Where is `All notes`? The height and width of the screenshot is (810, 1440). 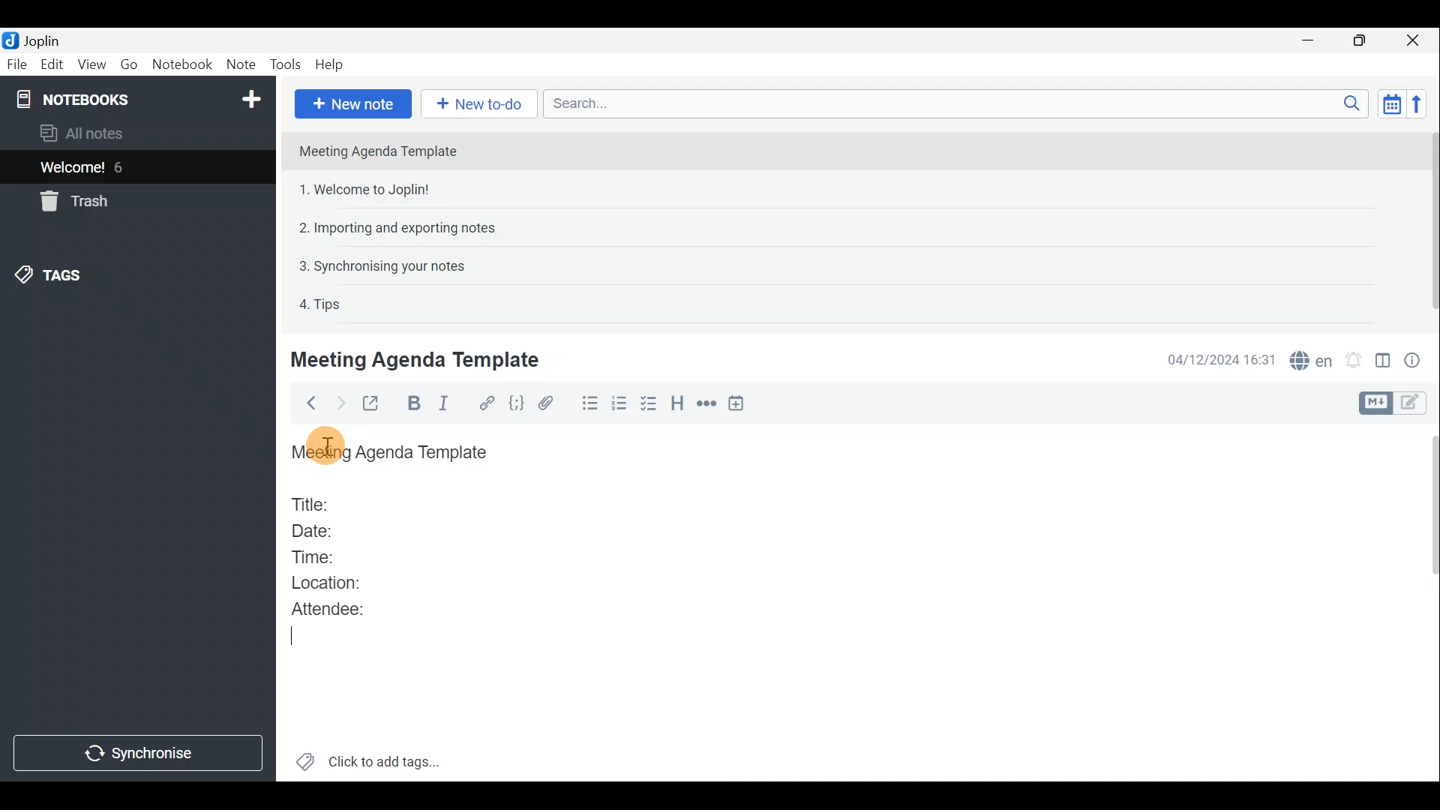 All notes is located at coordinates (106, 133).